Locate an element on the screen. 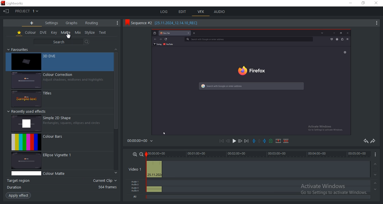 This screenshot has width=383, height=204. remove a marked section is located at coordinates (278, 140).